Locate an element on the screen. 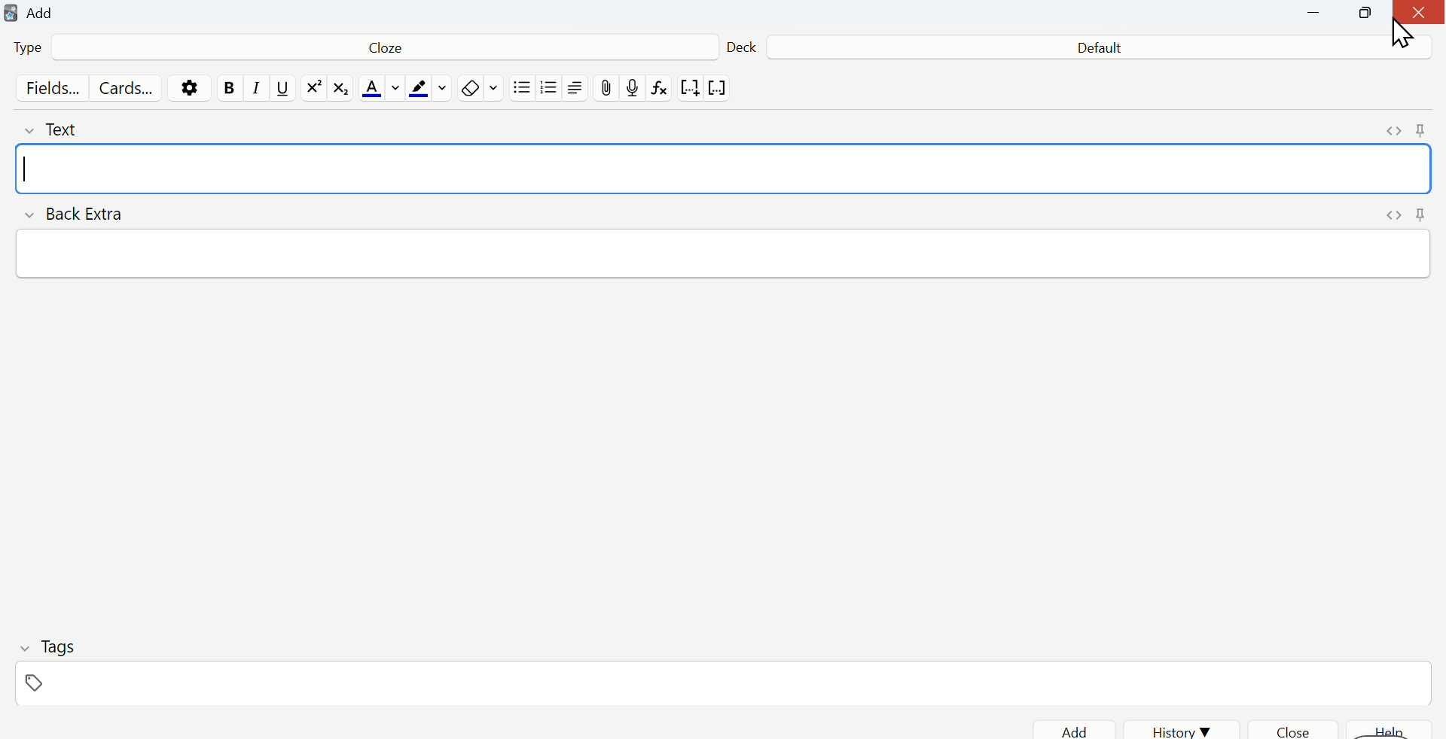  Input text is located at coordinates (726, 169).